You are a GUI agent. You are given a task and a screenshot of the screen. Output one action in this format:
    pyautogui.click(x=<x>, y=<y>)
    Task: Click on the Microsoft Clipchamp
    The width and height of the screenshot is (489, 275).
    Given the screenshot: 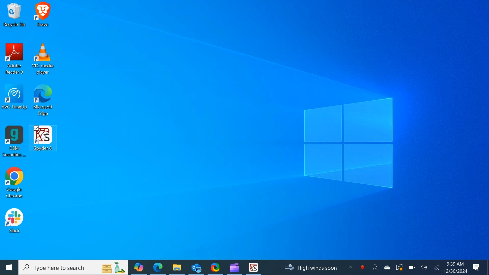 What is the action you would take?
    pyautogui.click(x=234, y=267)
    